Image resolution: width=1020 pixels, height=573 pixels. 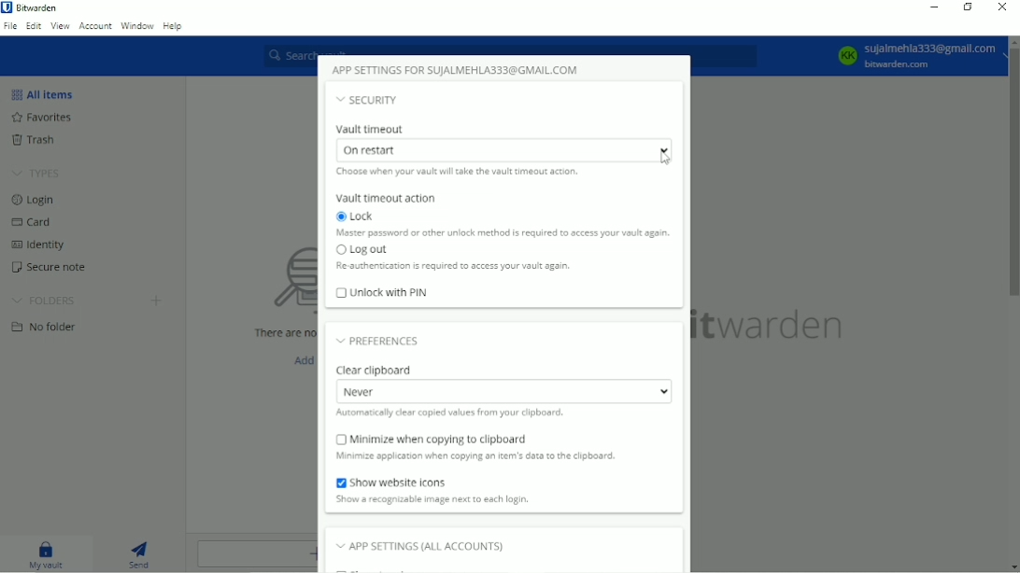 What do you see at coordinates (452, 499) in the screenshot?
I see `Show a recognizable image next to each login` at bounding box center [452, 499].